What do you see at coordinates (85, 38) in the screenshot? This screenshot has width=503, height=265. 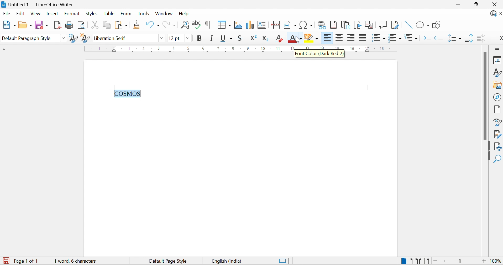 I see `New Style from Selection` at bounding box center [85, 38].